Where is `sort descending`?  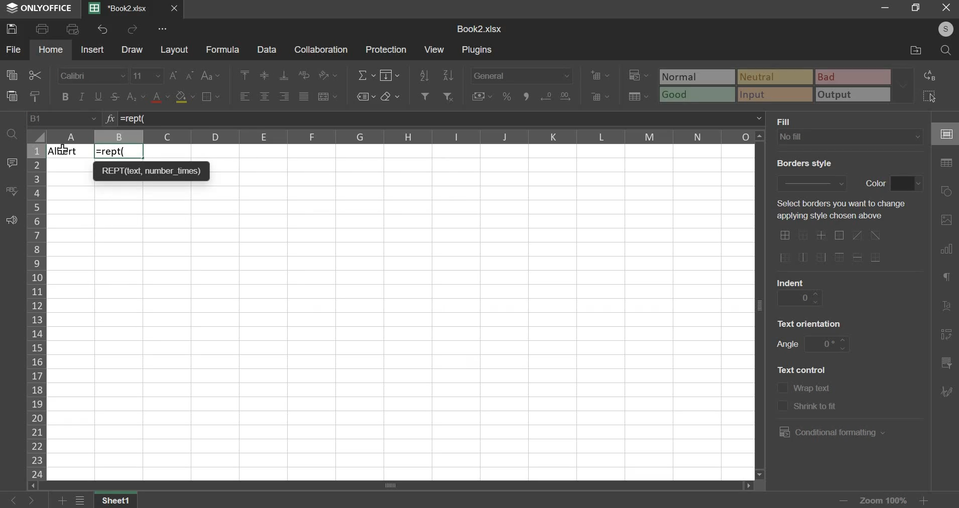 sort descending is located at coordinates (448, 75).